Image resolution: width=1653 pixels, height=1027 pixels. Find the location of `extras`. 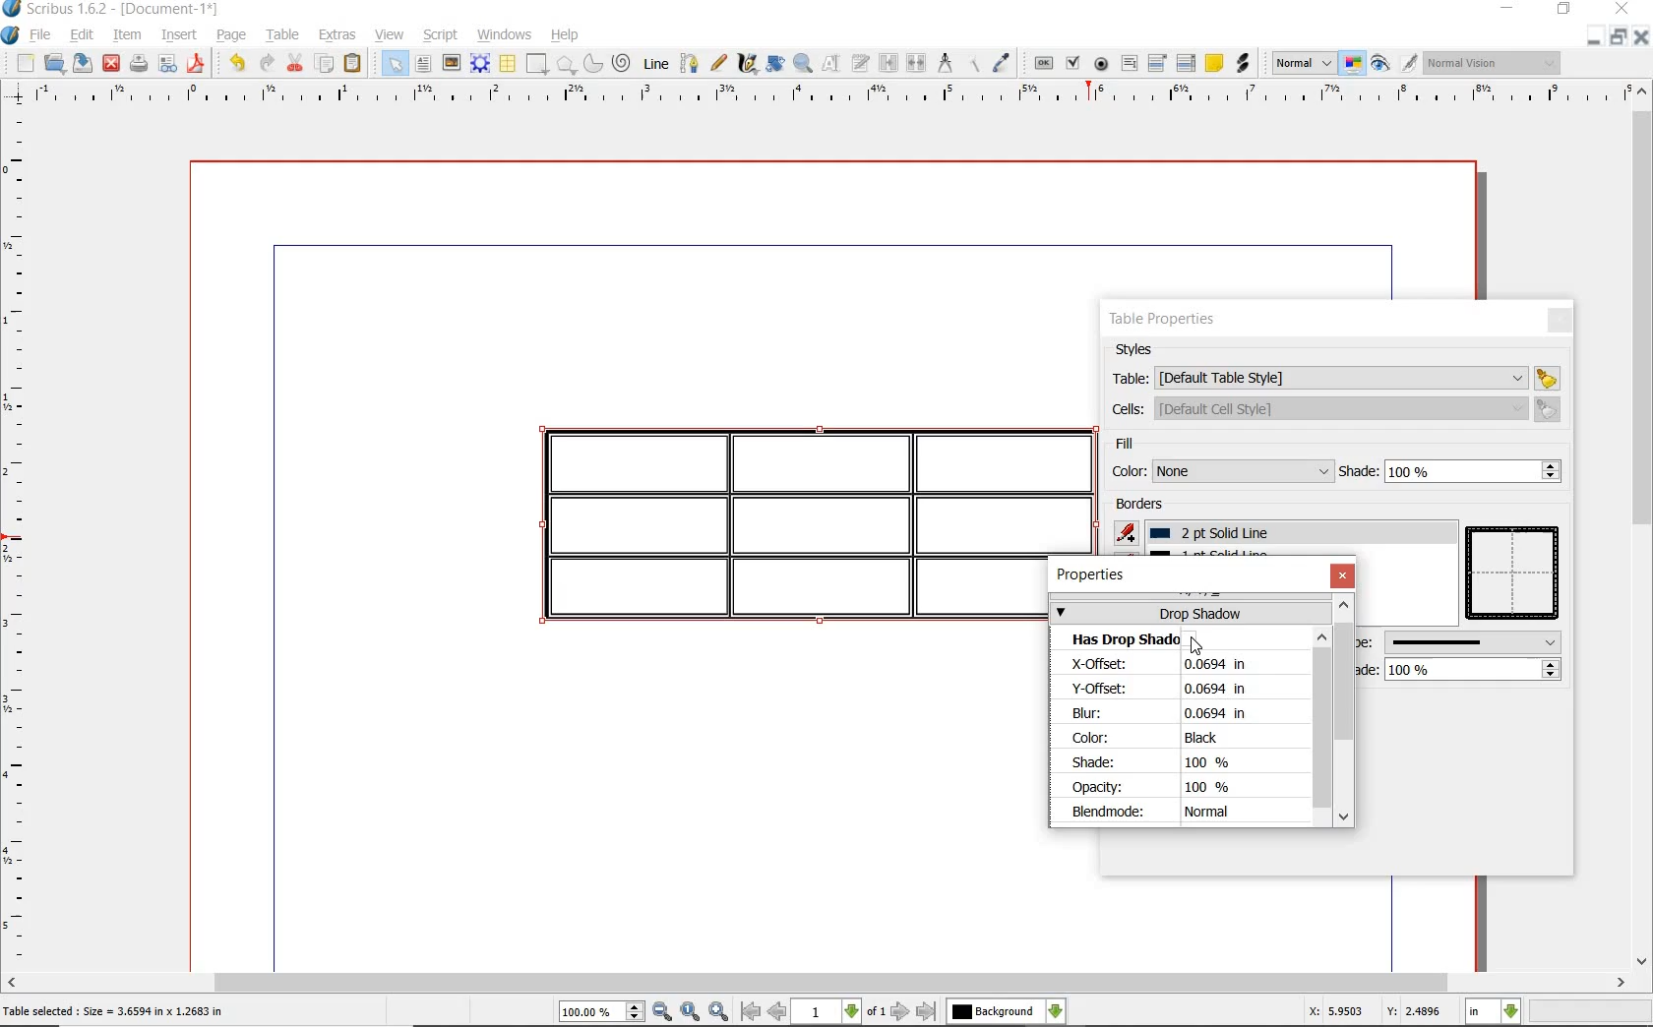

extras is located at coordinates (338, 36).